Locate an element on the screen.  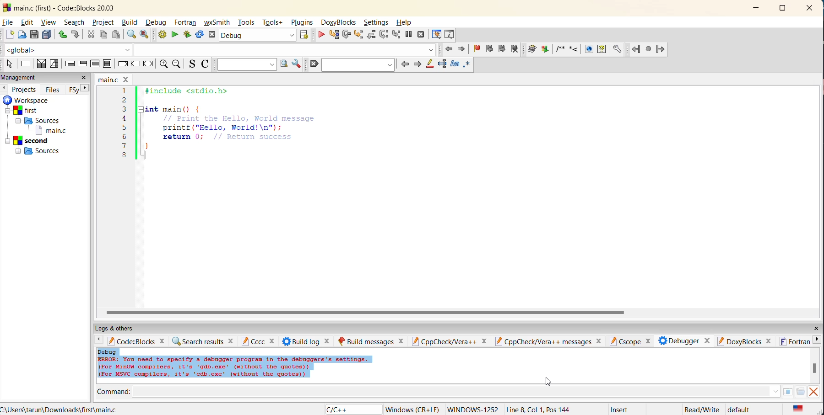
previous bookmark is located at coordinates (489, 48).